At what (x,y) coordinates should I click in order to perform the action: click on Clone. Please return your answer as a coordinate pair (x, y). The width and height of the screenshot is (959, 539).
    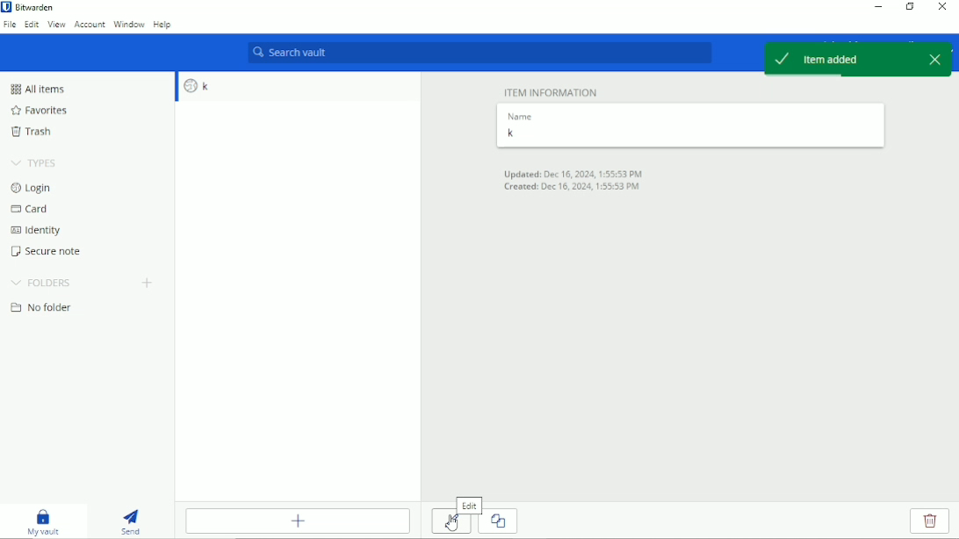
    Looking at the image, I should click on (501, 521).